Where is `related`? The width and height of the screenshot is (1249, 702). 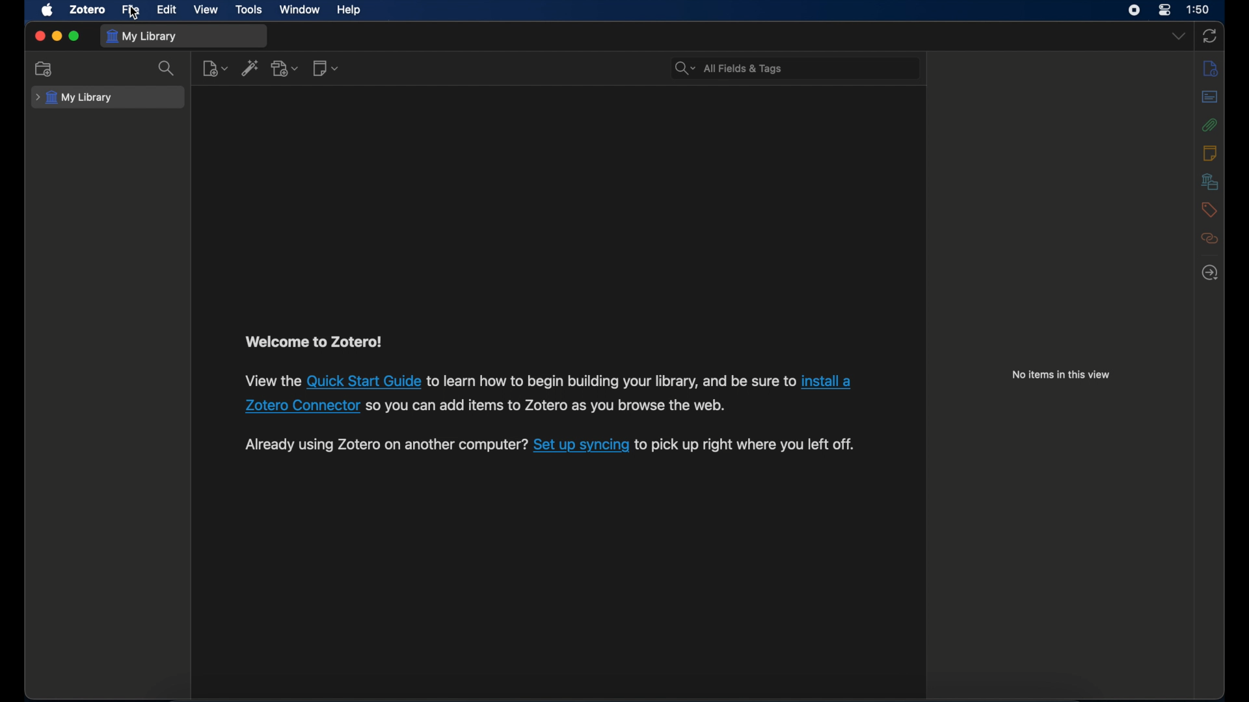
related is located at coordinates (1210, 239).